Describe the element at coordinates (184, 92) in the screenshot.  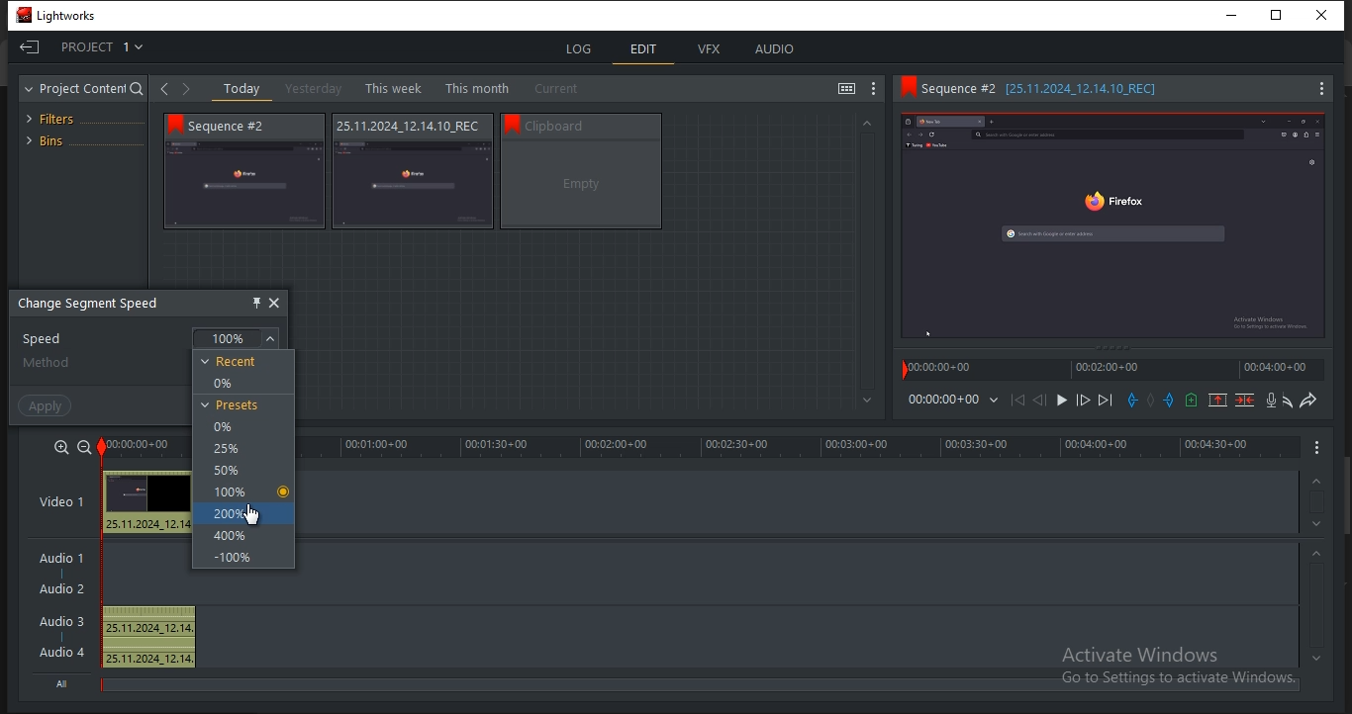
I see `Forward` at that location.